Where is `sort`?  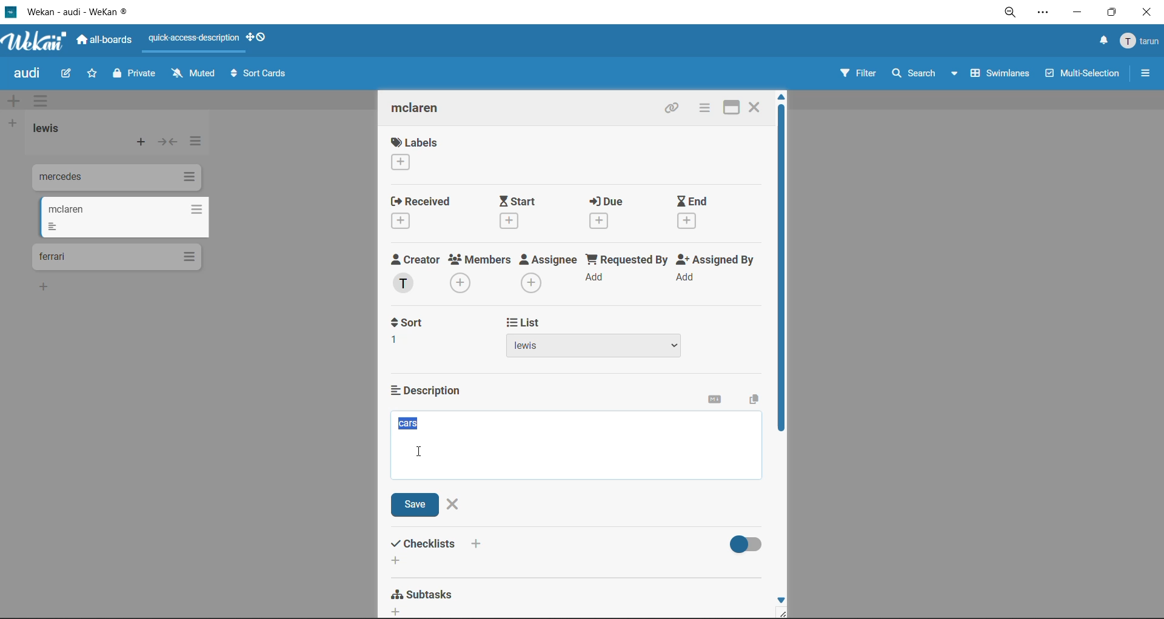
sort is located at coordinates (415, 331).